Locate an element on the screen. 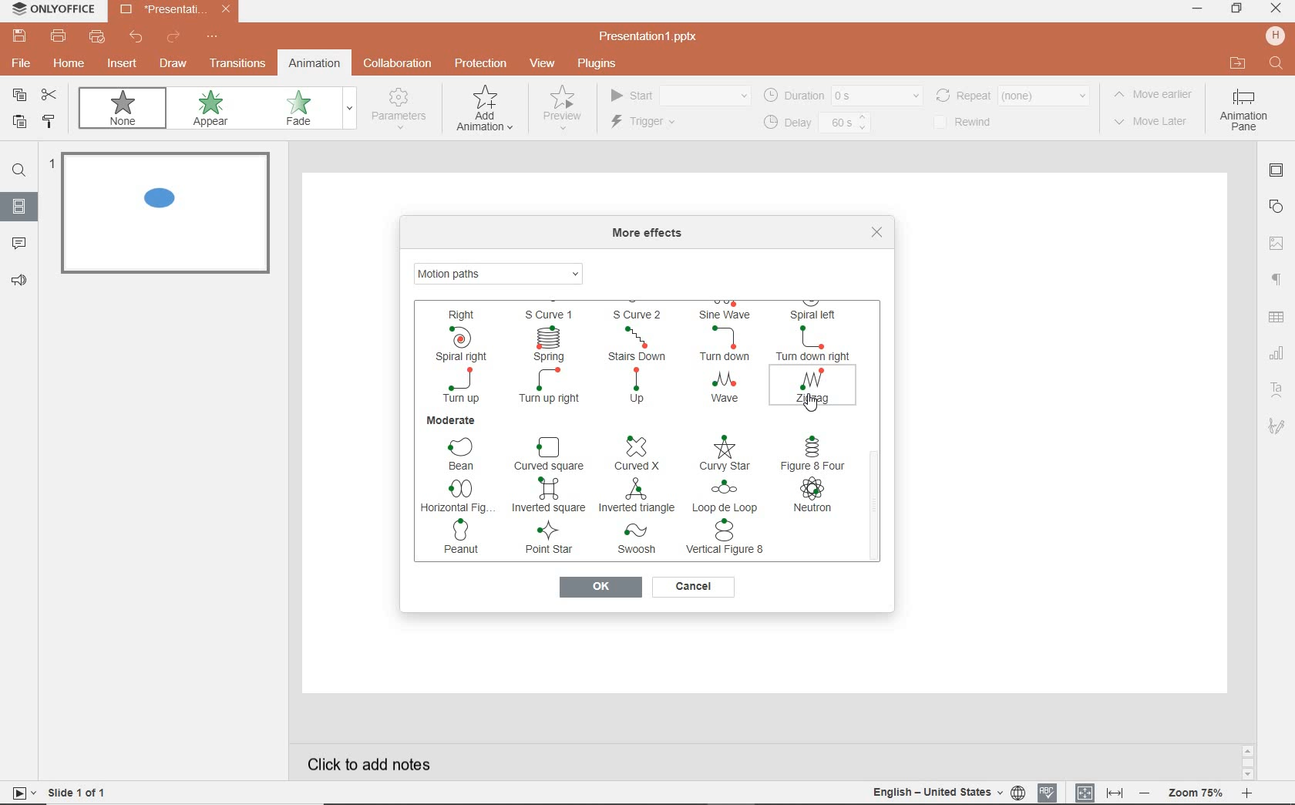  inverted triangle is located at coordinates (637, 496).